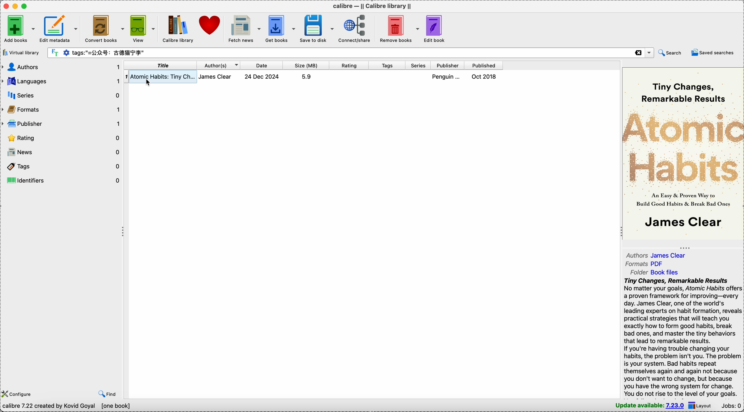 This screenshot has width=744, height=412. What do you see at coordinates (20, 27) in the screenshot?
I see `add books` at bounding box center [20, 27].